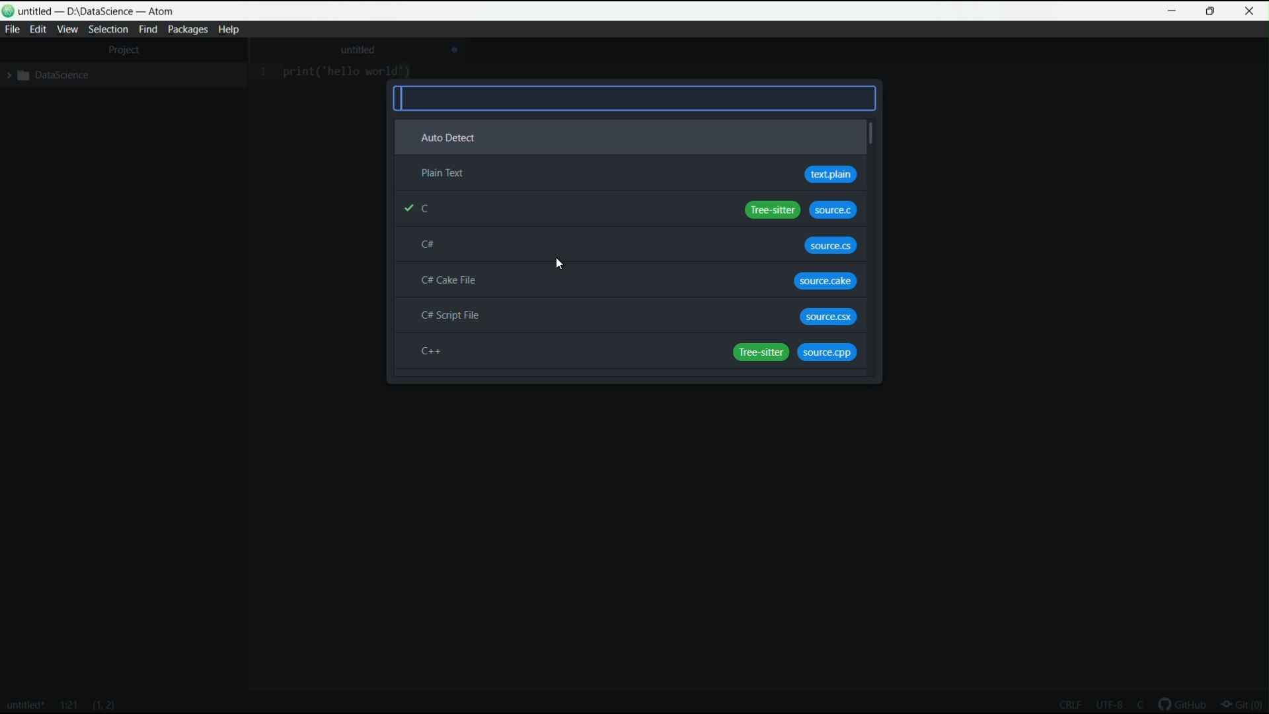 The height and width of the screenshot is (714, 1269). Describe the element at coordinates (1109, 706) in the screenshot. I see `encoding` at that location.